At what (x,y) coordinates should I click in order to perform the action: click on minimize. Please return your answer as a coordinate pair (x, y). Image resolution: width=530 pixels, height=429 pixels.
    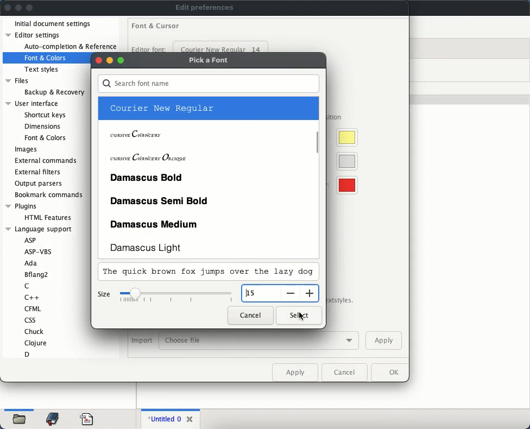
    Looking at the image, I should click on (19, 8).